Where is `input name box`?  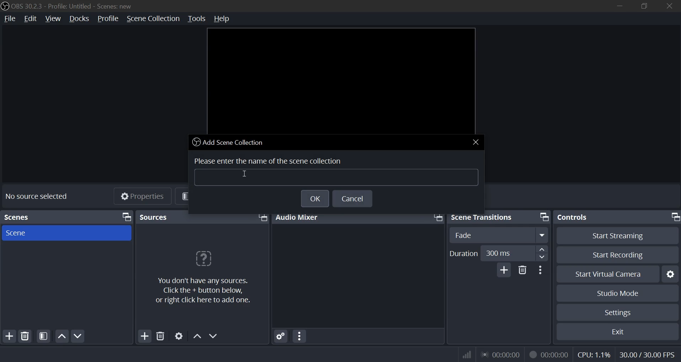 input name box is located at coordinates (338, 178).